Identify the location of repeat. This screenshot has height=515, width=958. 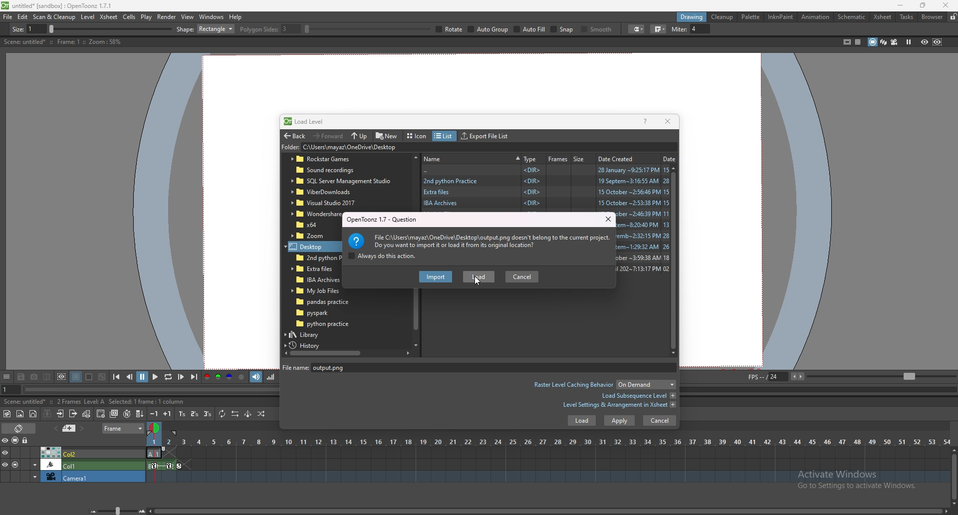
(221, 414).